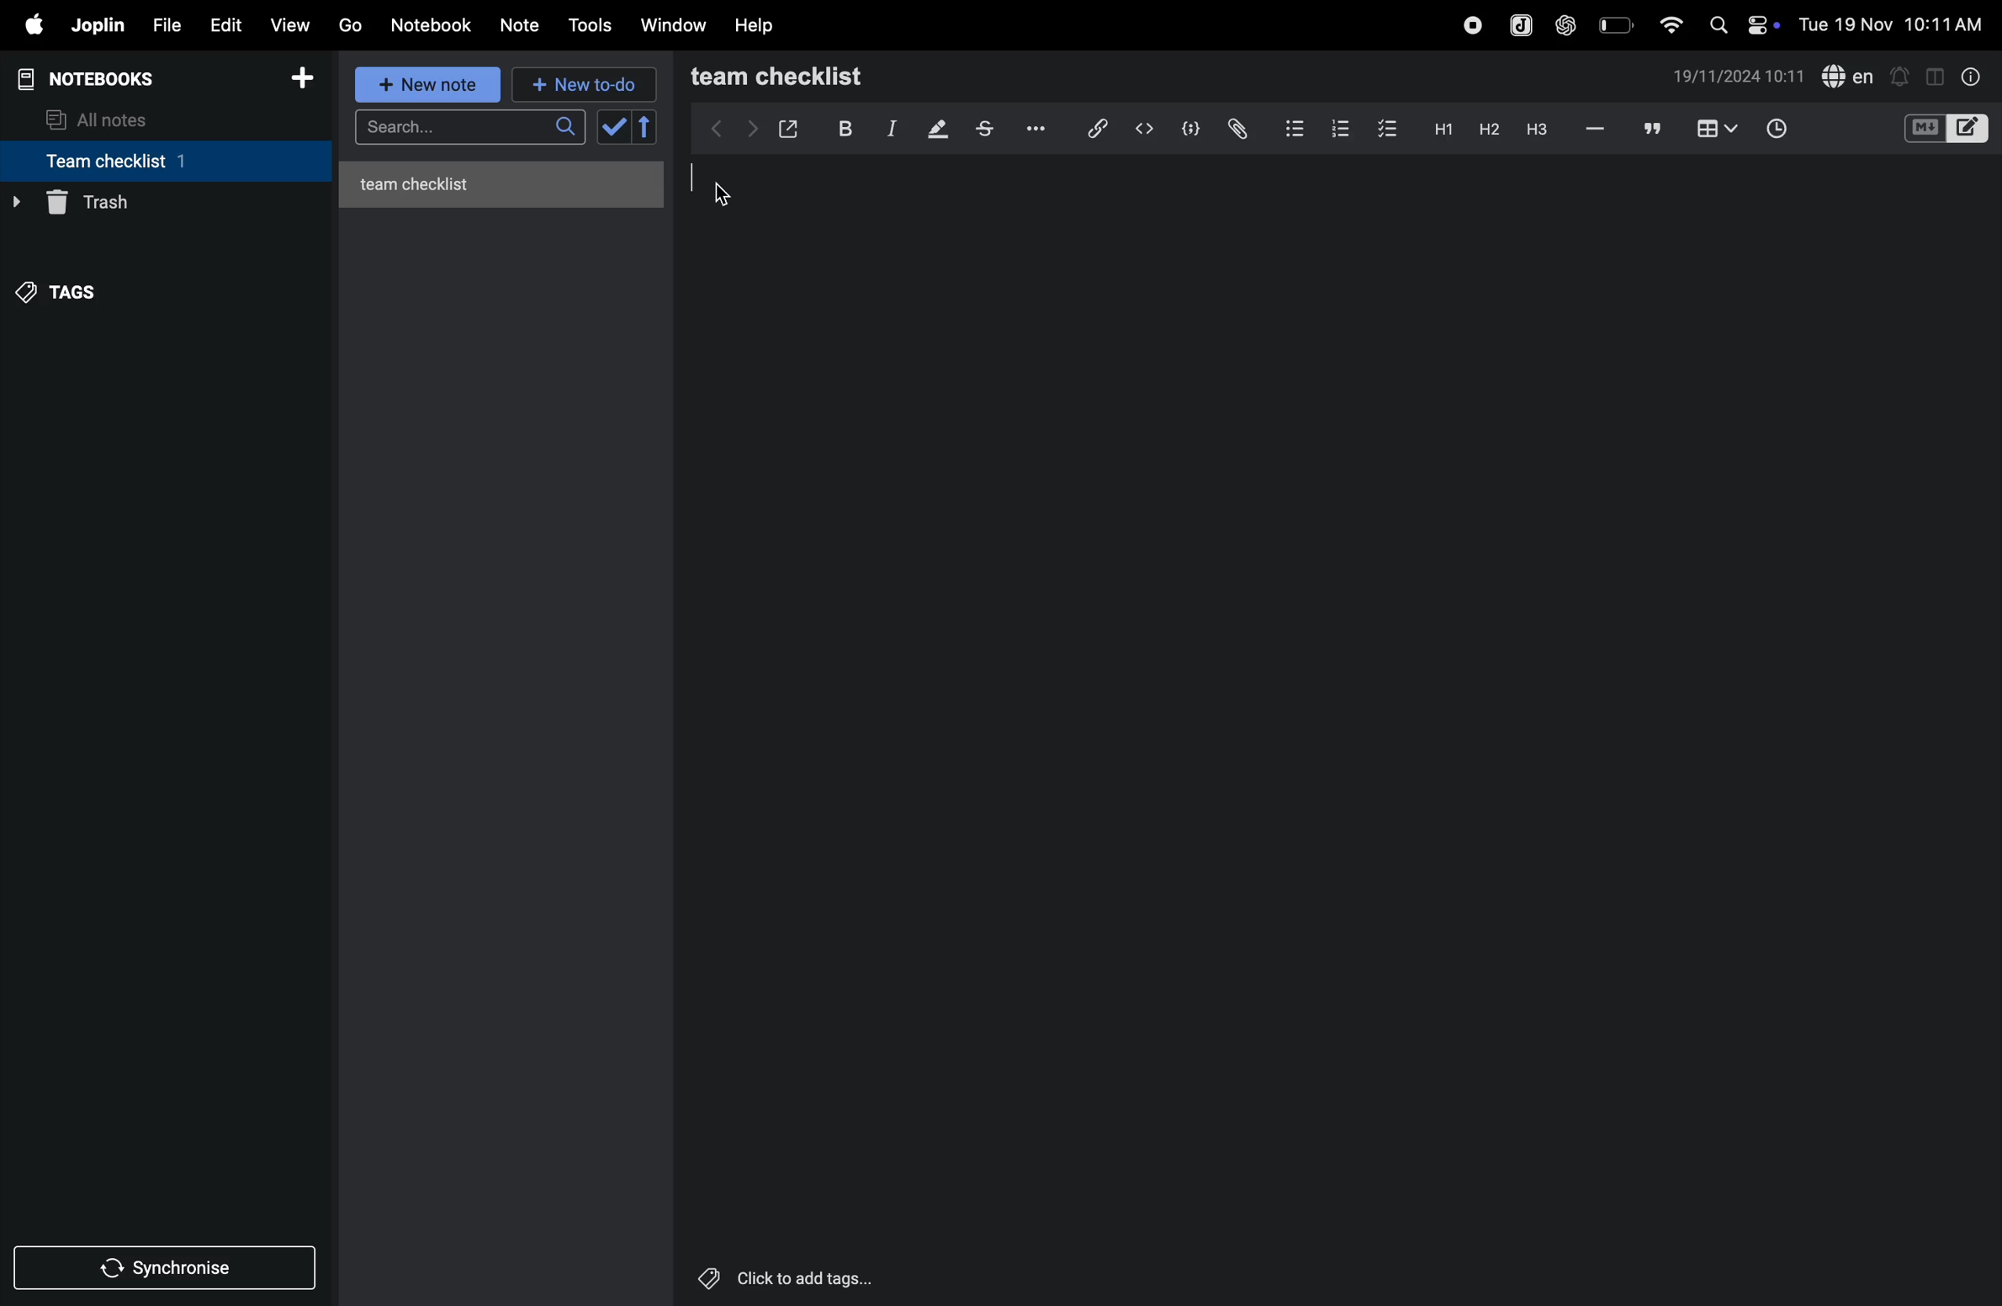 The image size is (2002, 1306). What do you see at coordinates (1090, 127) in the screenshot?
I see `hyperlink` at bounding box center [1090, 127].